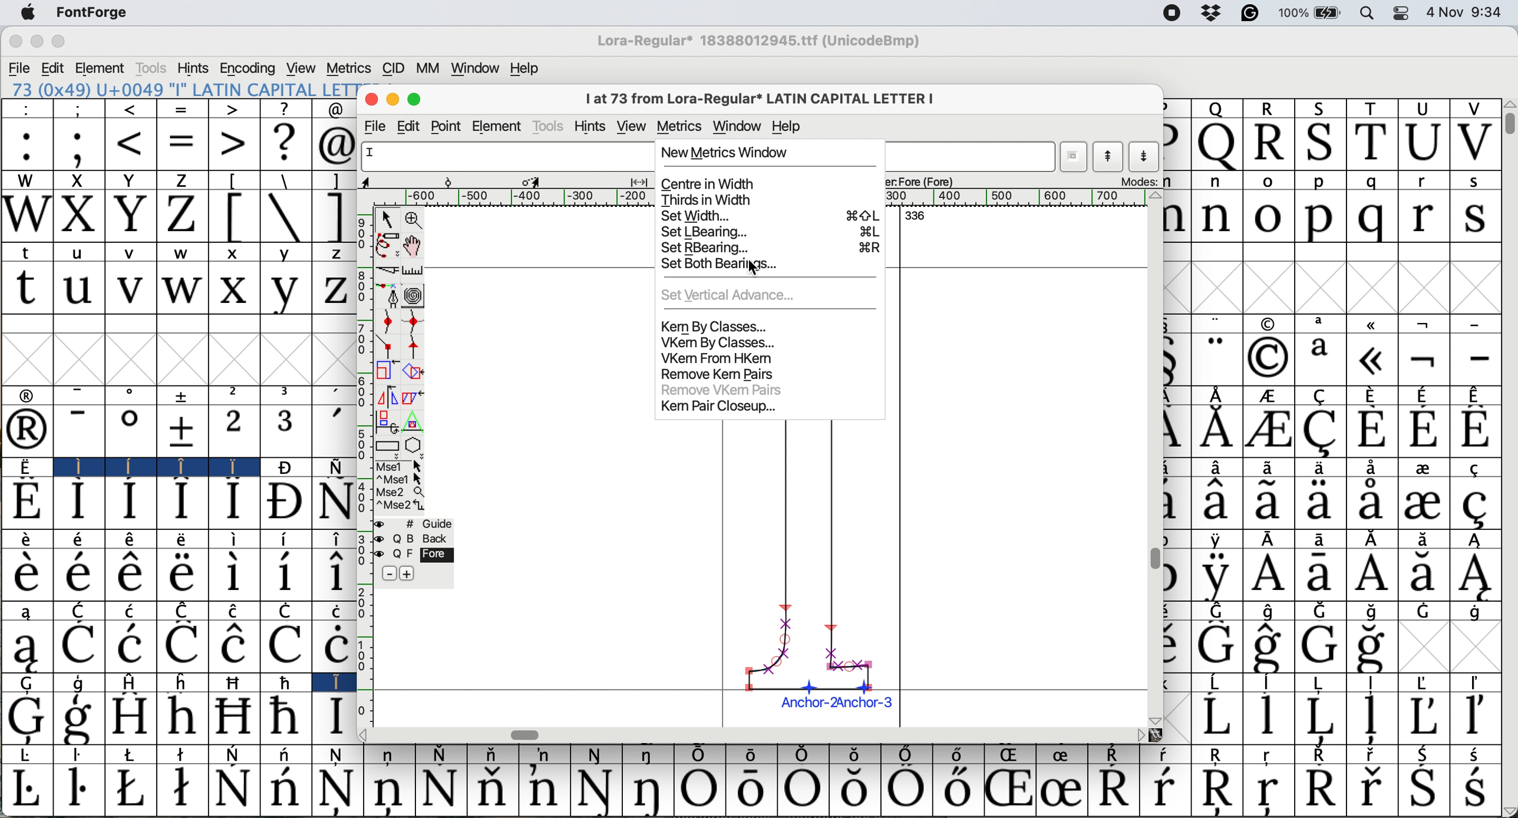  Describe the element at coordinates (1477, 182) in the screenshot. I see `s` at that location.